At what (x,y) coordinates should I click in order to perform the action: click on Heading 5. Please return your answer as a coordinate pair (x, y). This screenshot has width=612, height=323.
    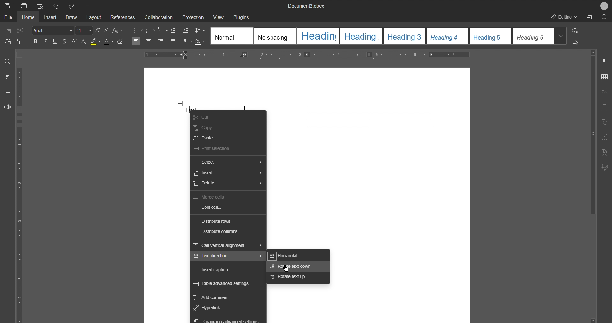
    Looking at the image, I should click on (491, 36).